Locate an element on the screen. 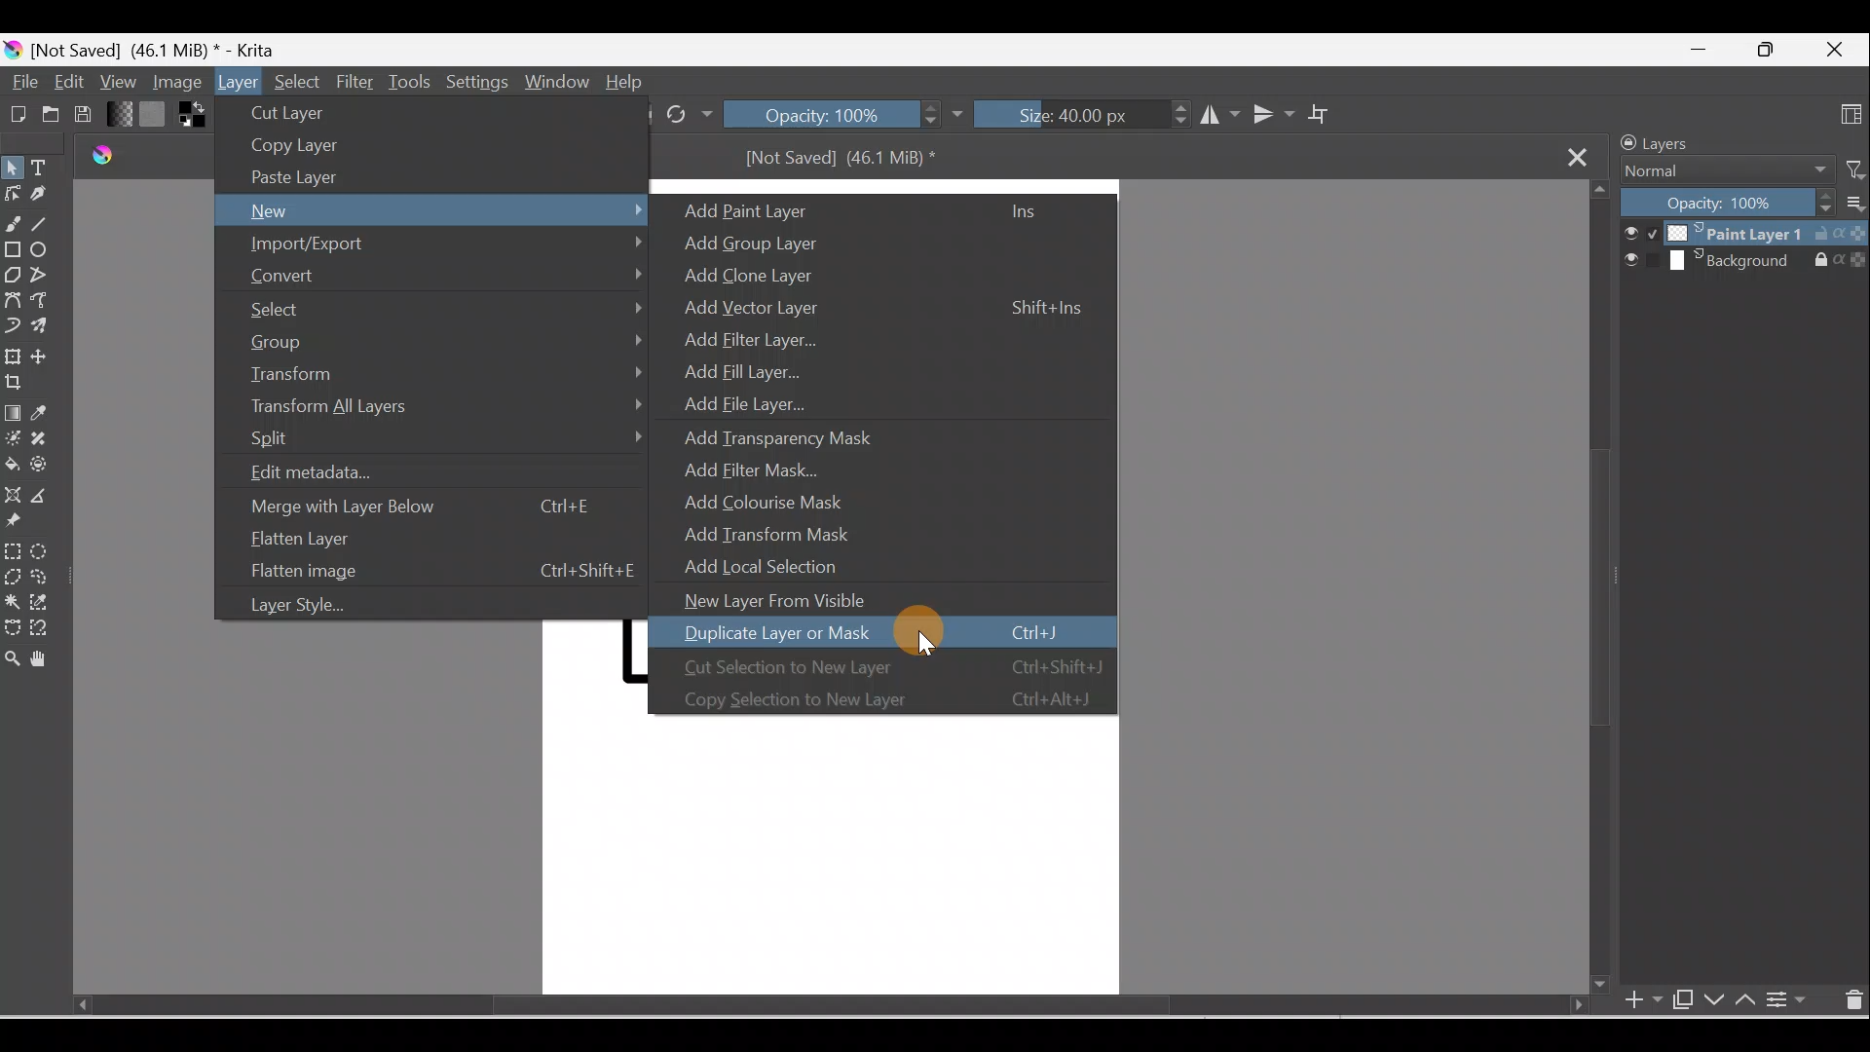 The height and width of the screenshot is (1052, 1870). Fill patterns is located at coordinates (157, 117).